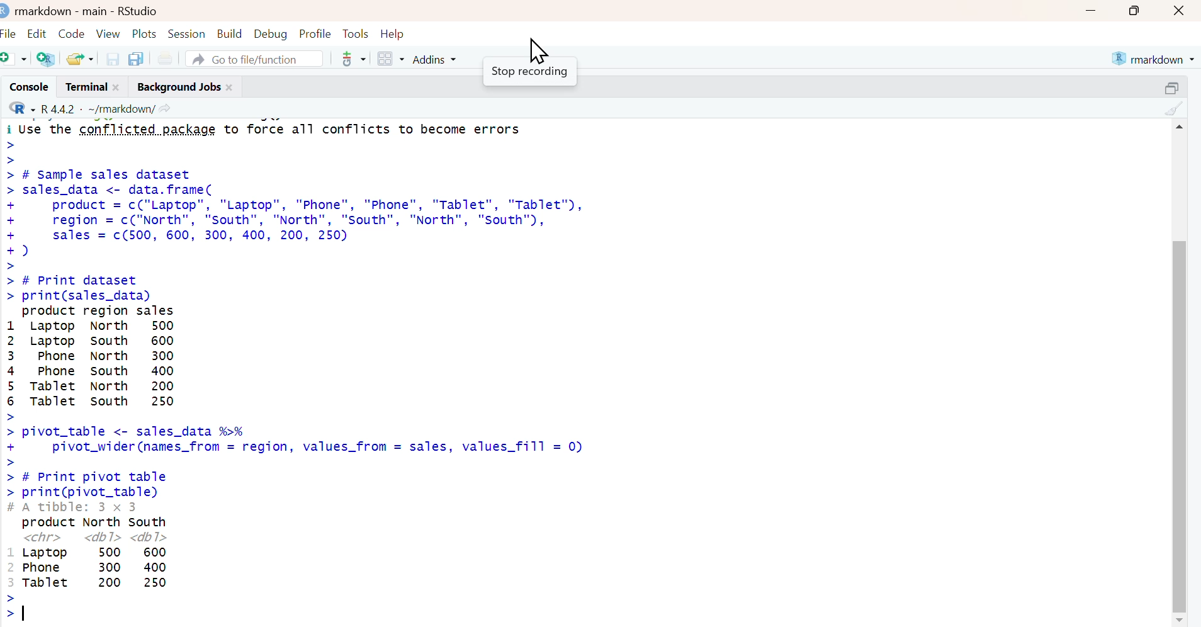 The image size is (1201, 627). Describe the element at coordinates (1178, 126) in the screenshot. I see `scroll up` at that location.